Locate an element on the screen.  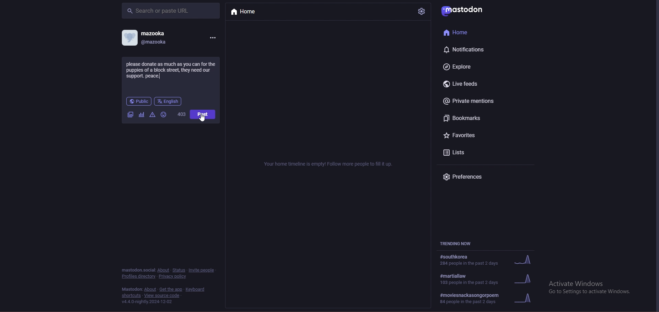
@mazooka is located at coordinates (160, 43).